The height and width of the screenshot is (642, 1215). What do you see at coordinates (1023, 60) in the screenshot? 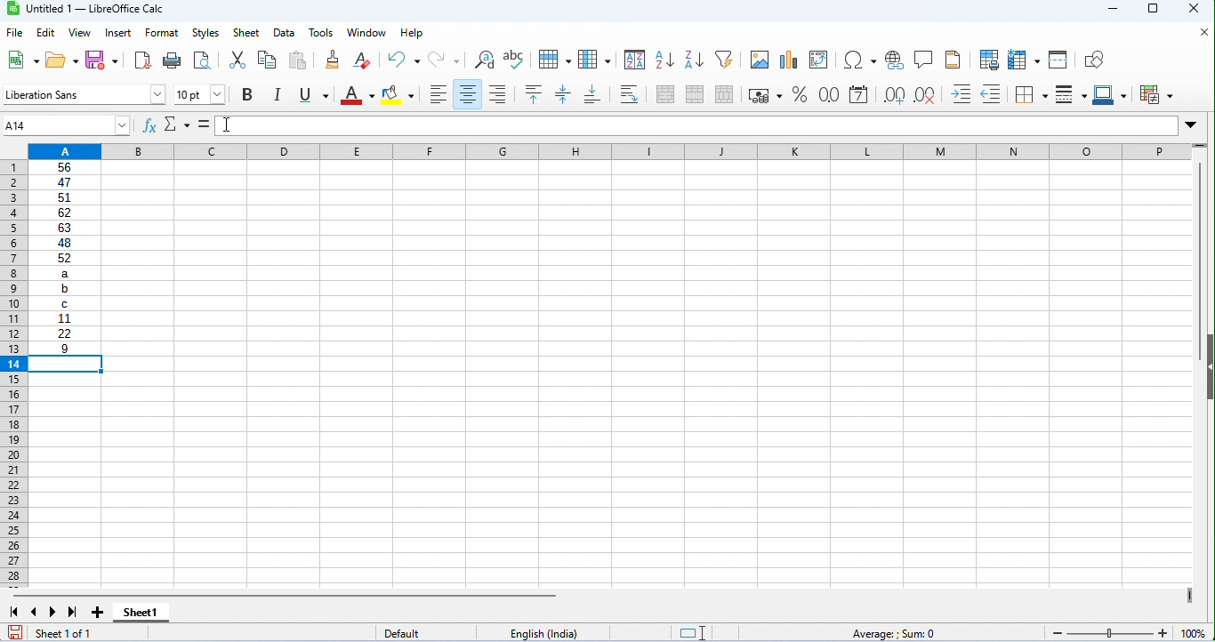
I see `freeze rows and columns` at bounding box center [1023, 60].